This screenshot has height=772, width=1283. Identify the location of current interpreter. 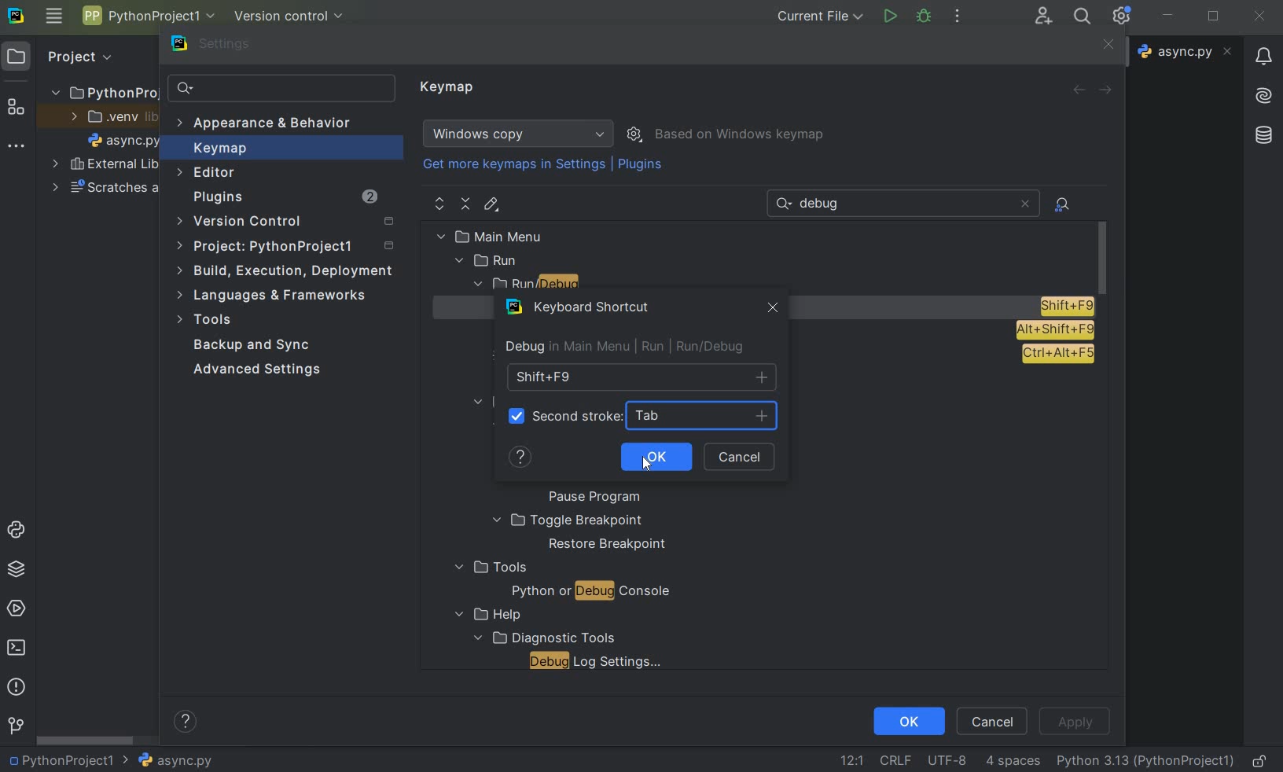
(1146, 760).